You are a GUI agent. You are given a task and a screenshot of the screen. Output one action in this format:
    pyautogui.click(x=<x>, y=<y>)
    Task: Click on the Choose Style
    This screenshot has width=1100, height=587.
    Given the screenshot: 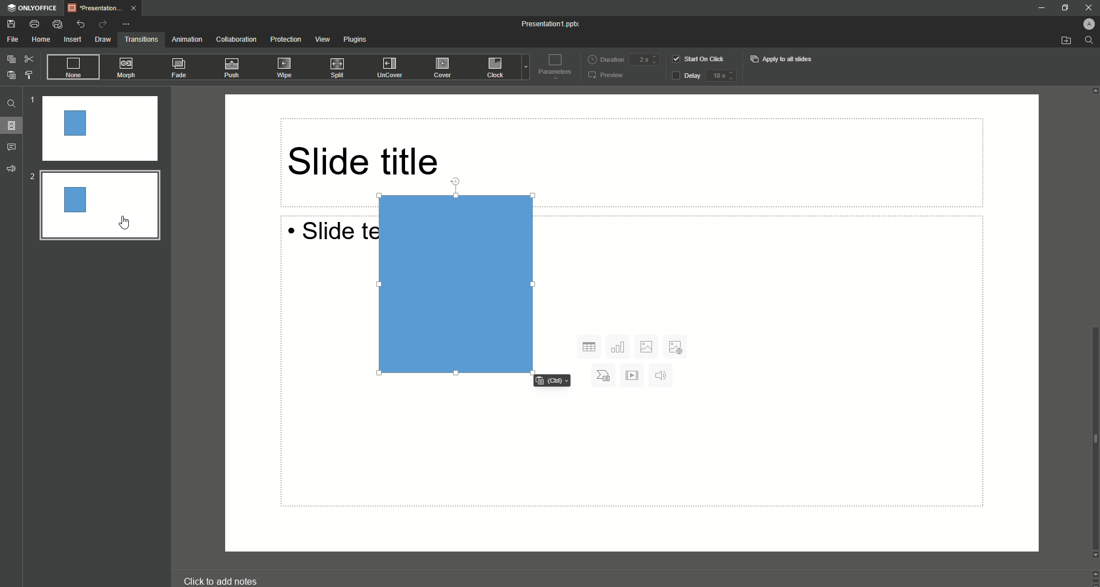 What is the action you would take?
    pyautogui.click(x=31, y=75)
    